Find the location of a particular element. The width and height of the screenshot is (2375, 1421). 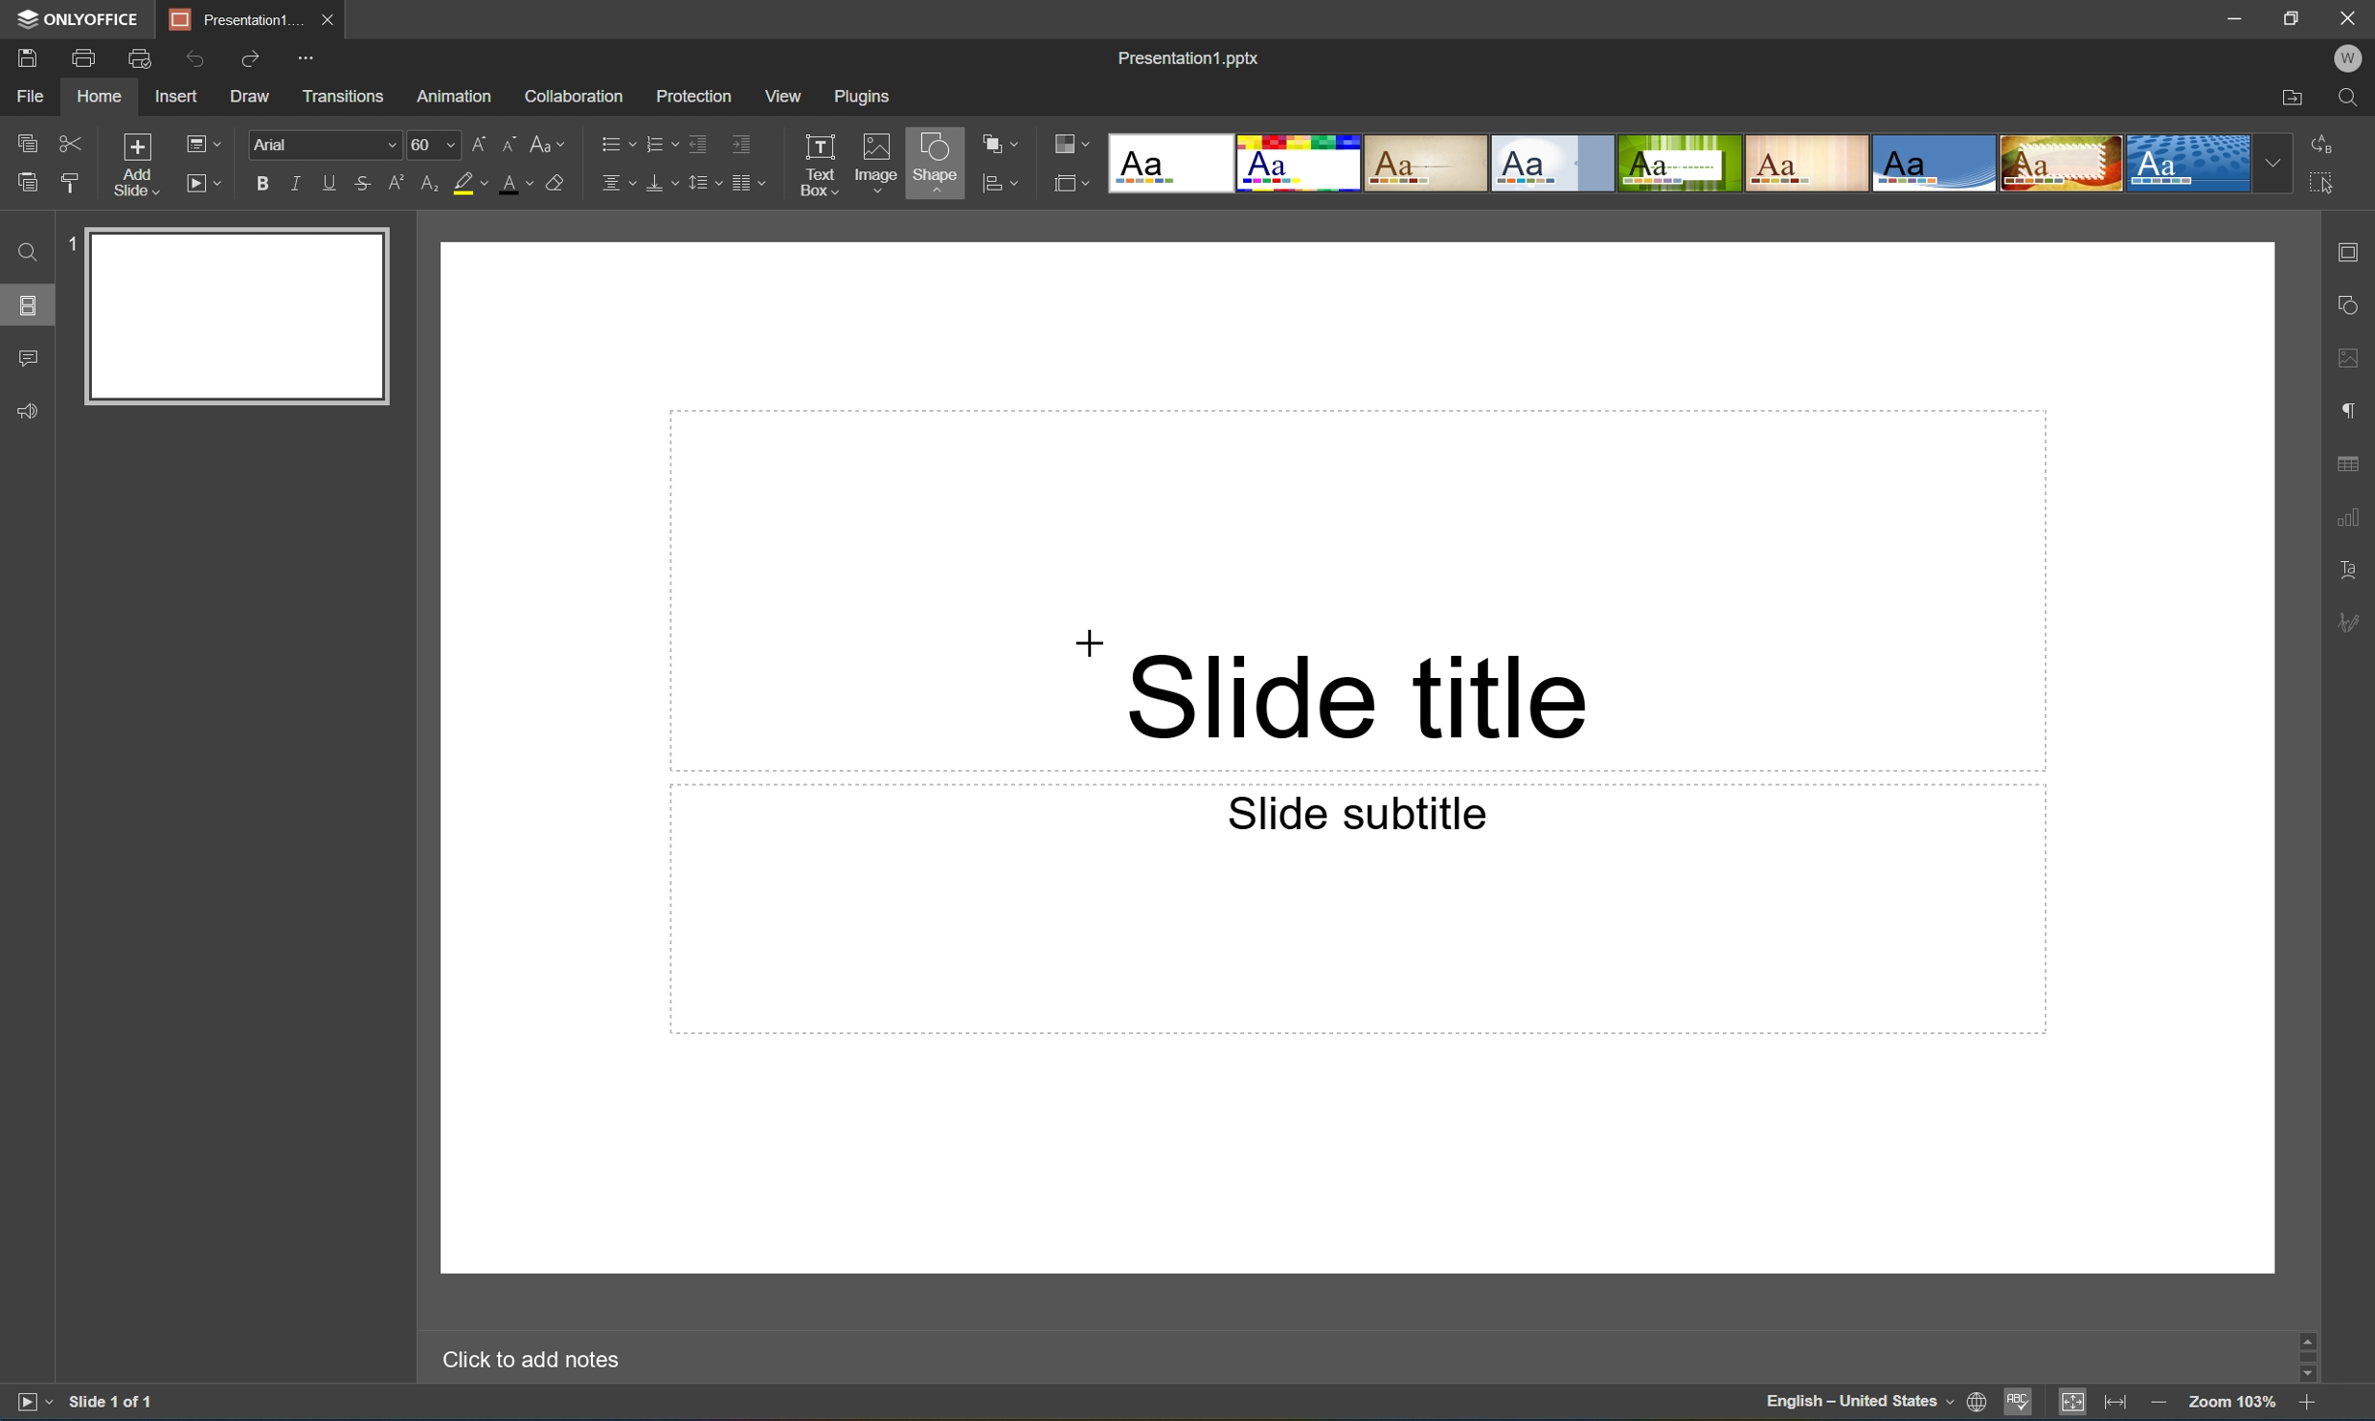

signature settings is located at coordinates (2351, 623).